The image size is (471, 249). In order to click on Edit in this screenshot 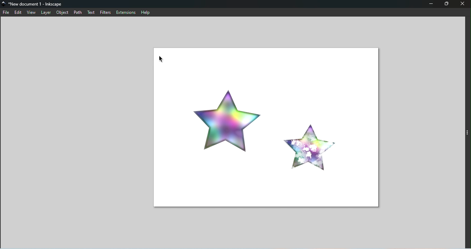, I will do `click(18, 12)`.